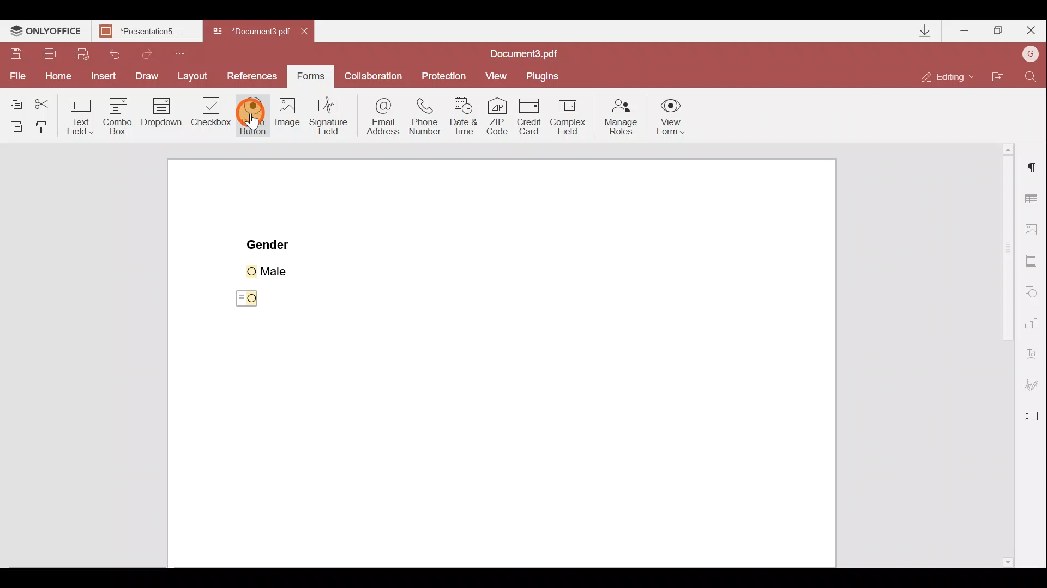 The height and width of the screenshot is (588, 1047). I want to click on Open file location, so click(1003, 75).